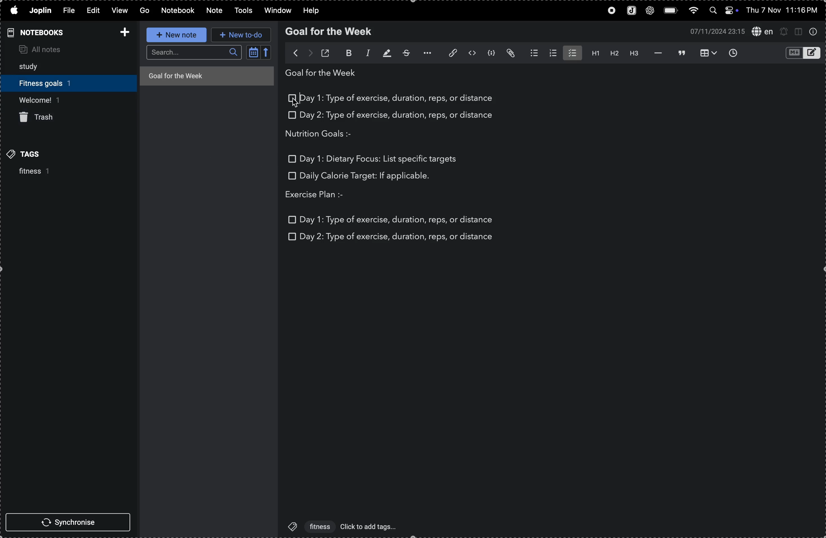 Image resolution: width=826 pixels, height=538 pixels. What do you see at coordinates (292, 52) in the screenshot?
I see `back` at bounding box center [292, 52].